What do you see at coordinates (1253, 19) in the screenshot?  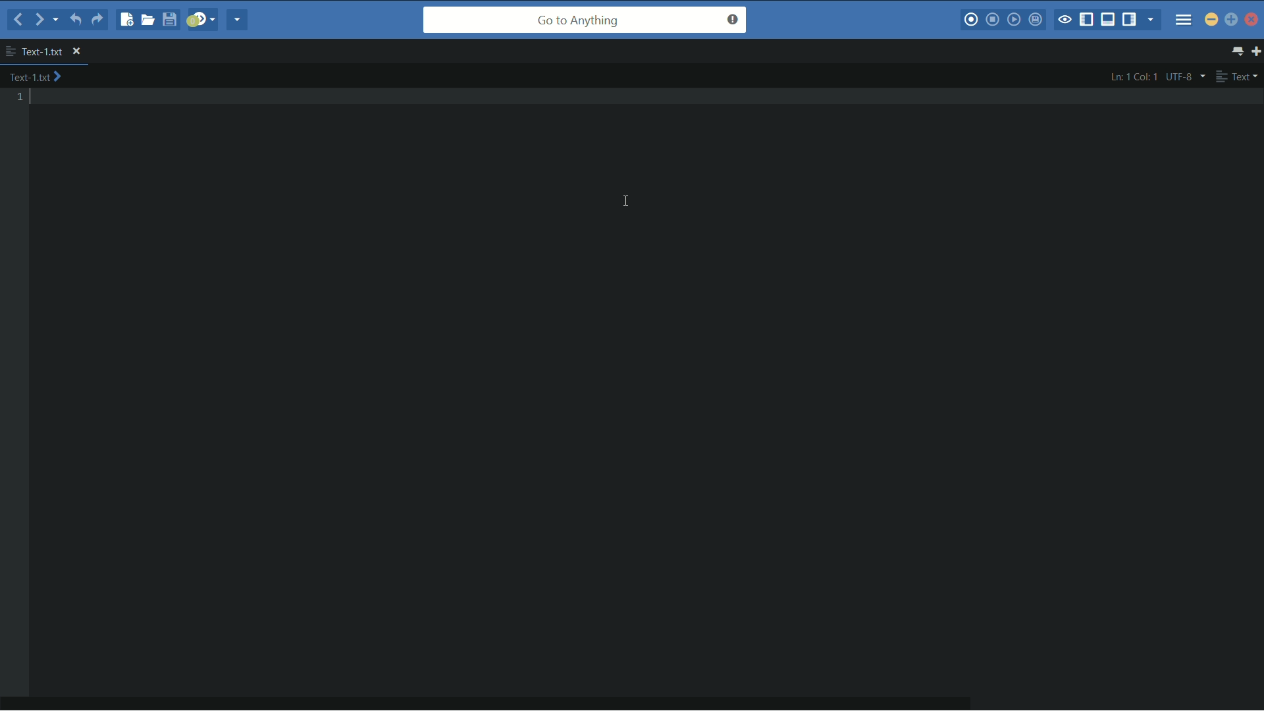 I see `close app` at bounding box center [1253, 19].